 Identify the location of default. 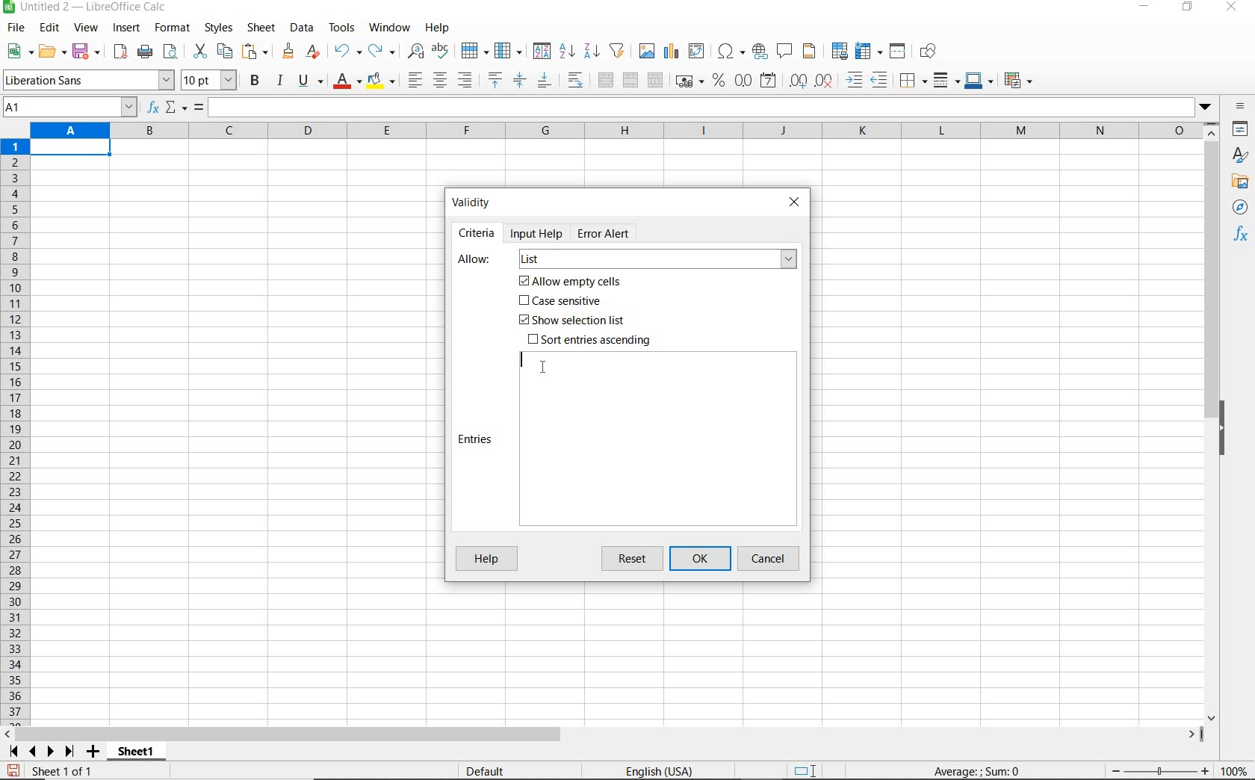
(488, 772).